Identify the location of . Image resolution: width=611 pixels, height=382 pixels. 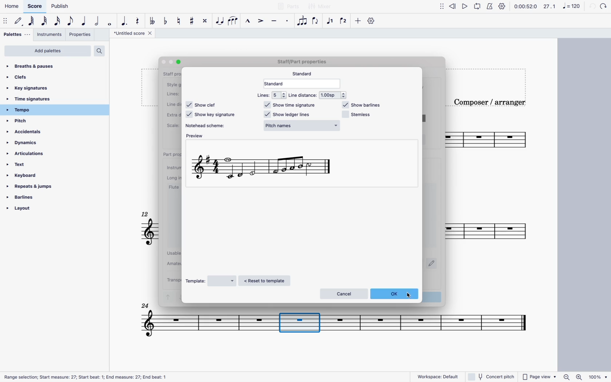
(89, 377).